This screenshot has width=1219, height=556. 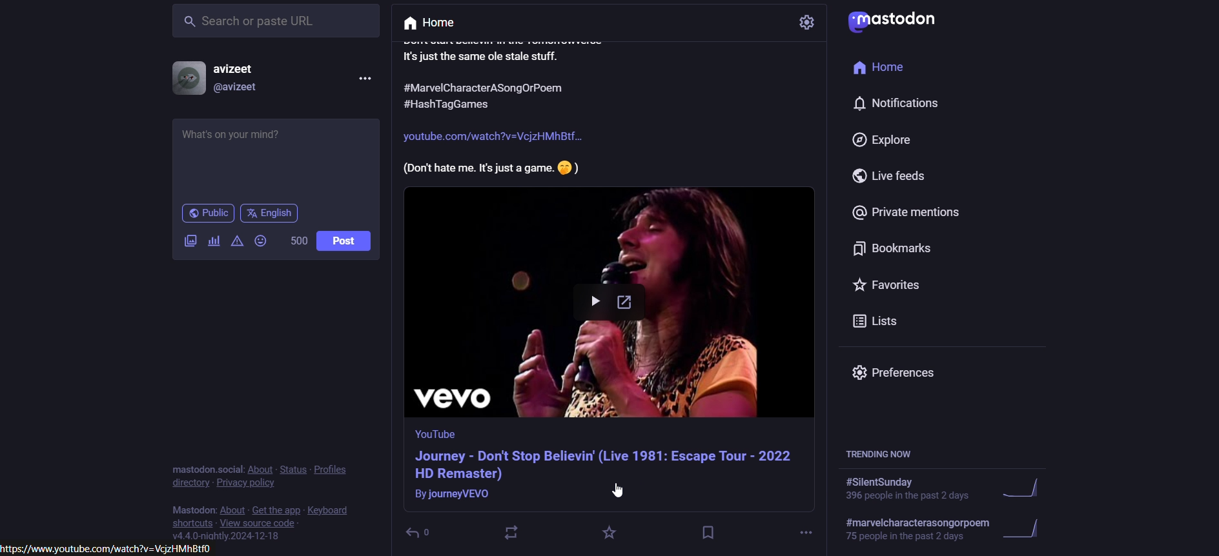 I want to click on setting, so click(x=807, y=23).